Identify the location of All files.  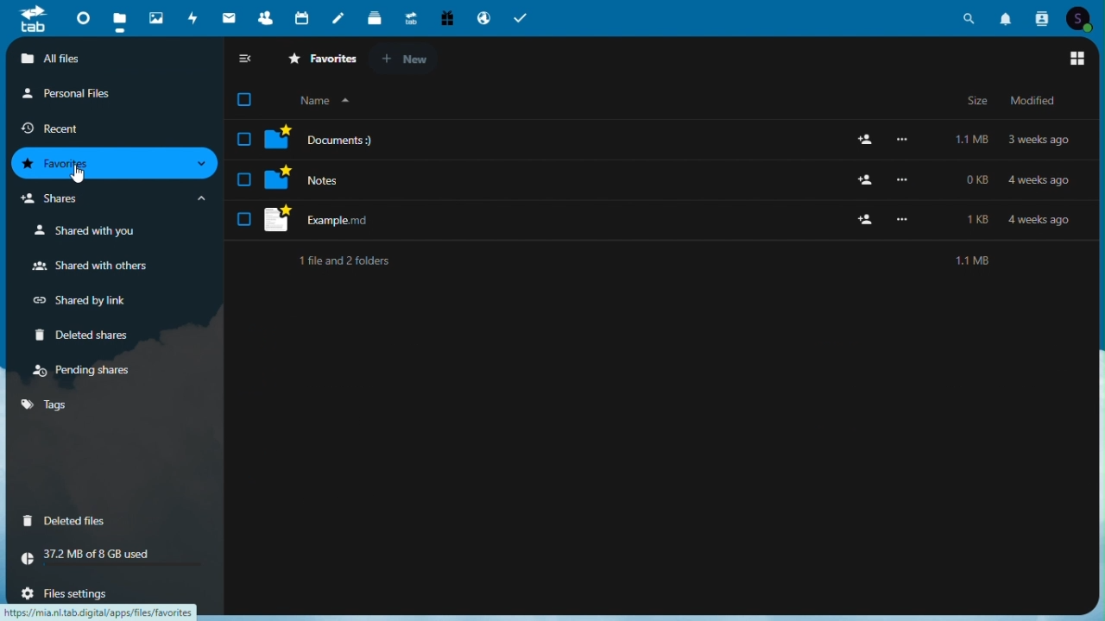
(113, 58).